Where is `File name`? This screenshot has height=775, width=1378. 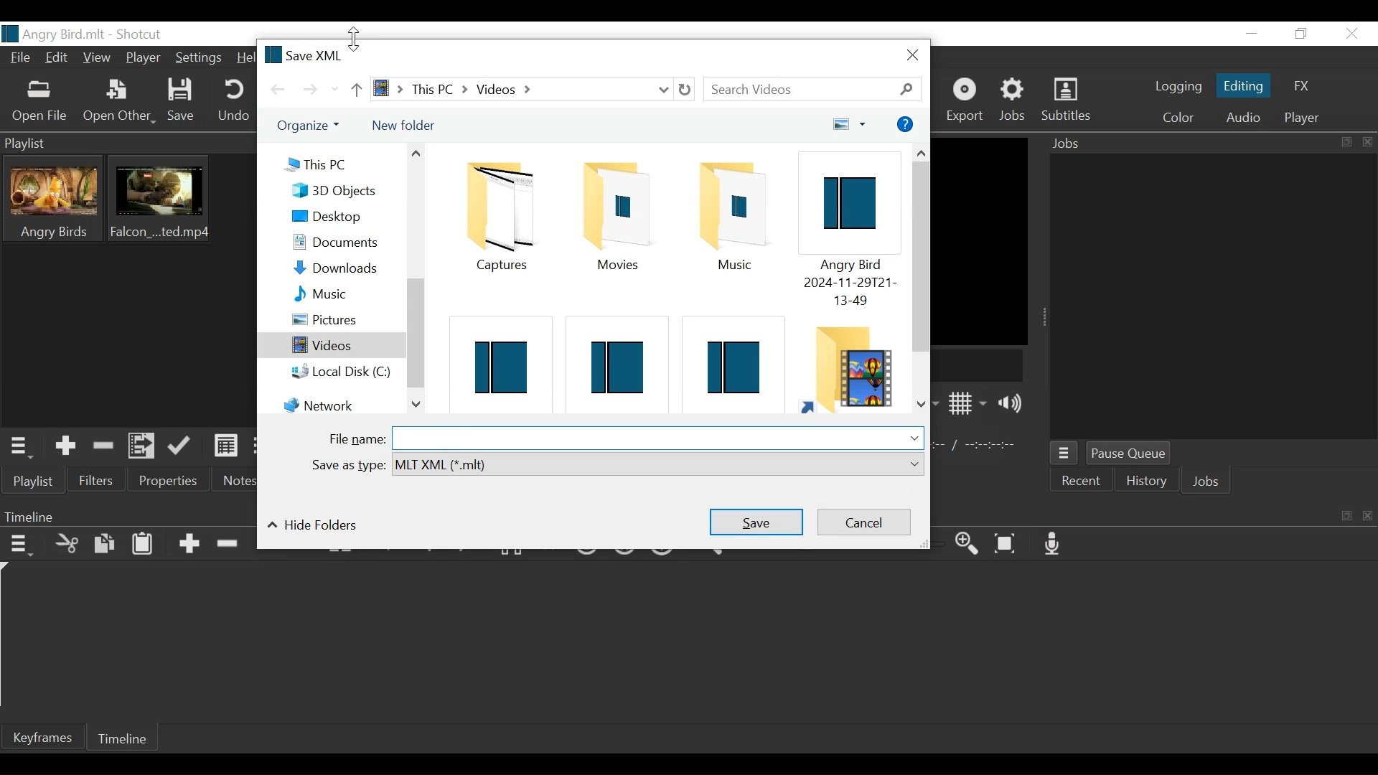 File name is located at coordinates (52, 35).